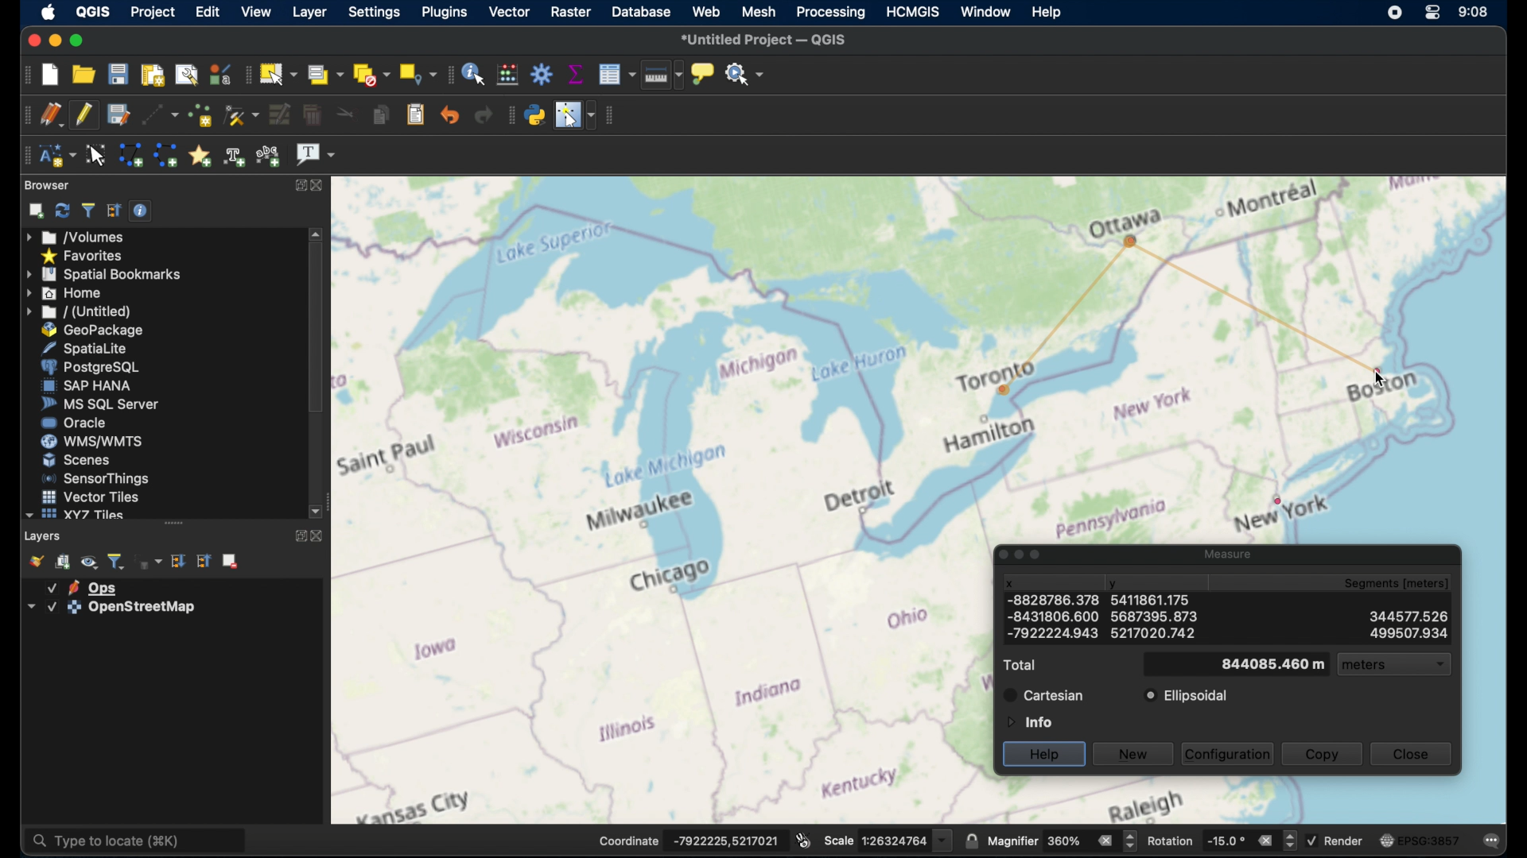  I want to click on attributes toolbar, so click(449, 75).